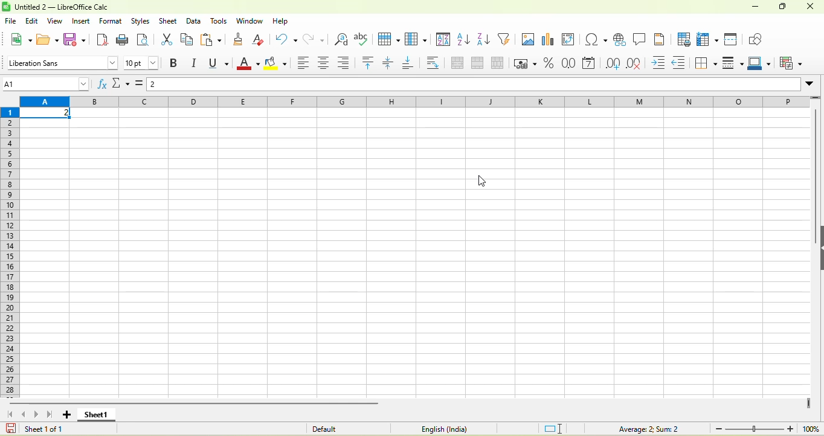  What do you see at coordinates (39, 428) in the screenshot?
I see `sheet 1 0f 1` at bounding box center [39, 428].